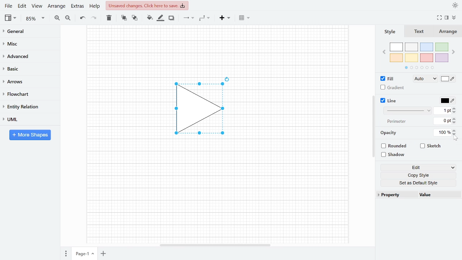  Describe the element at coordinates (455, 107) in the screenshot. I see `INcrease line width` at that location.